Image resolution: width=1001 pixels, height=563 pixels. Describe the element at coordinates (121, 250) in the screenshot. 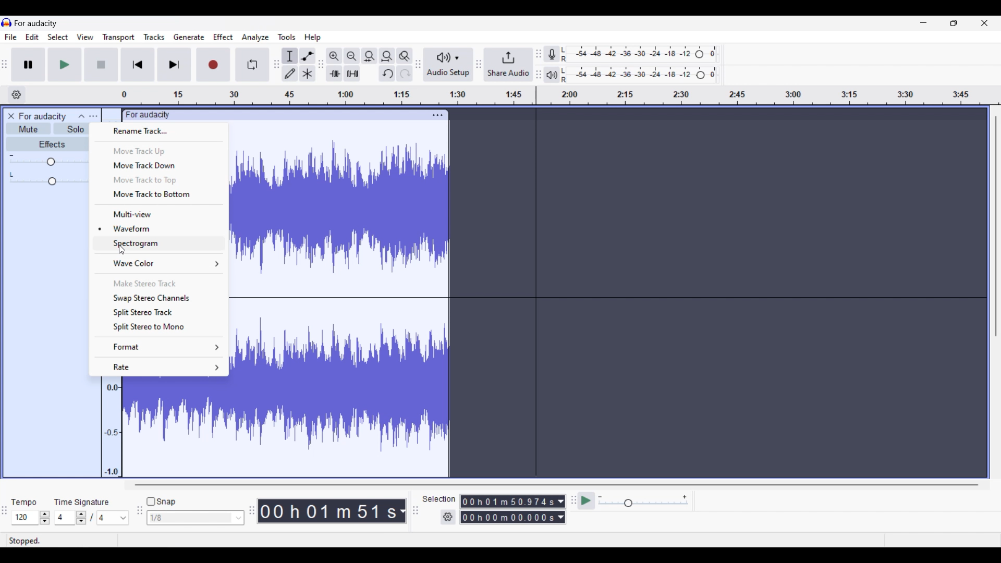

I see `Cursor` at that location.